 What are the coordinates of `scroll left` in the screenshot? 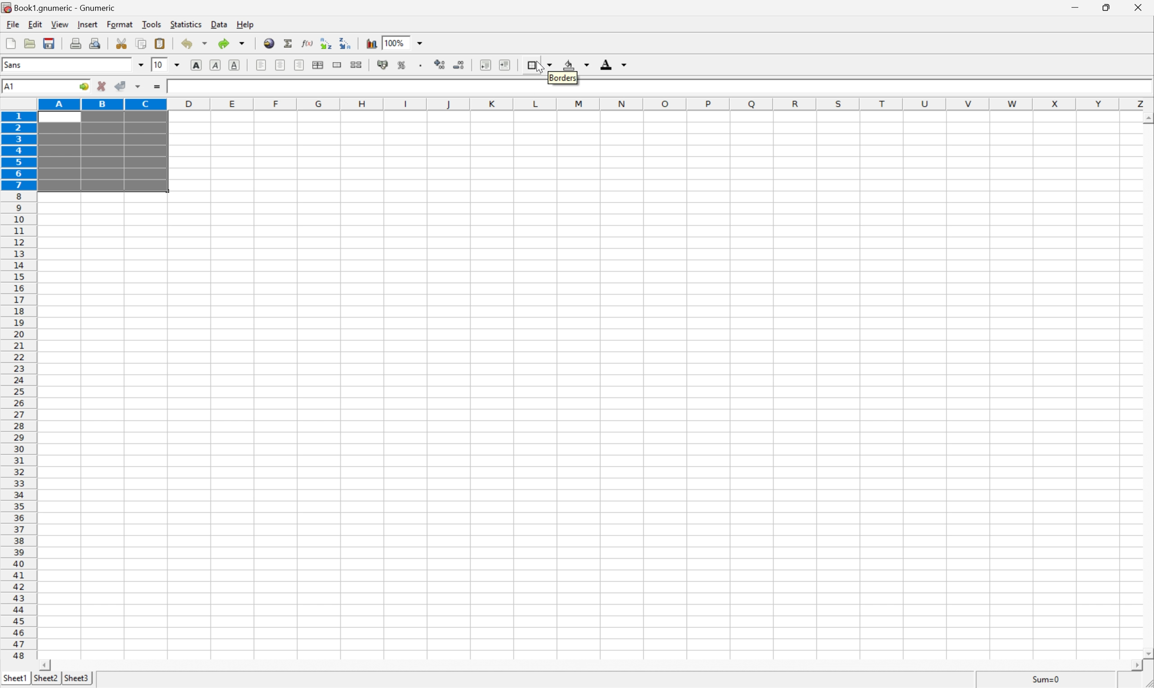 It's located at (47, 665).